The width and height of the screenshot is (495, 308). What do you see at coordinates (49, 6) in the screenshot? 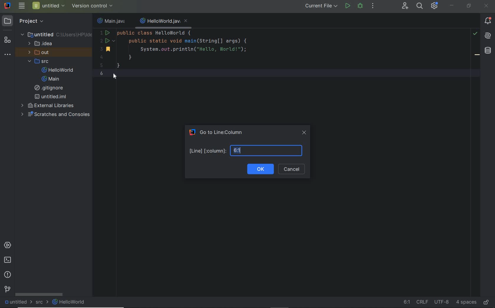
I see `project name` at bounding box center [49, 6].